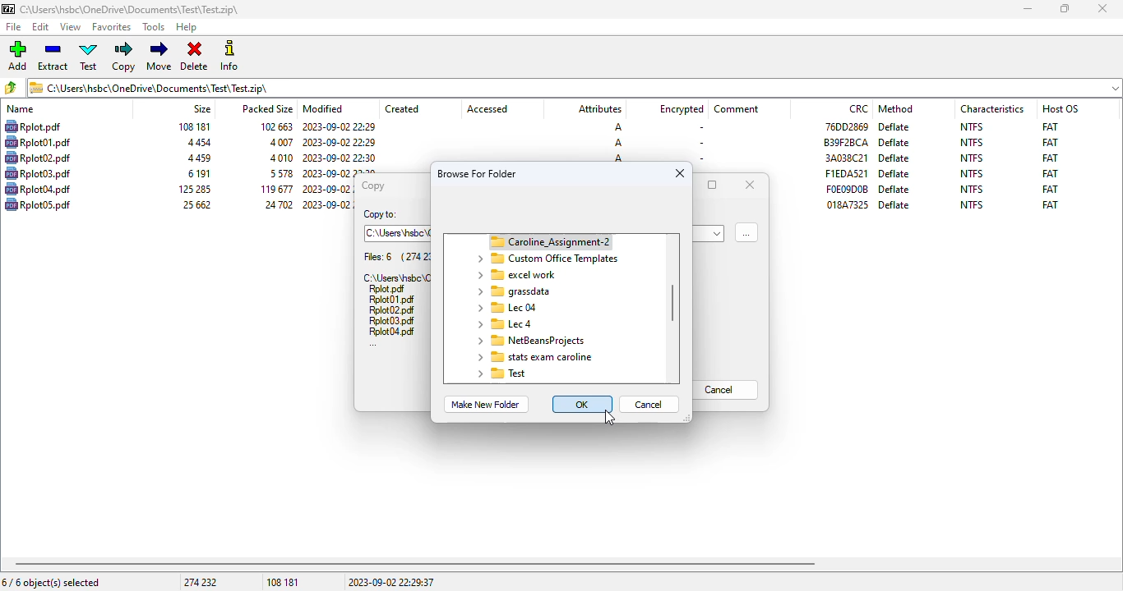  I want to click on packed size, so click(278, 173).